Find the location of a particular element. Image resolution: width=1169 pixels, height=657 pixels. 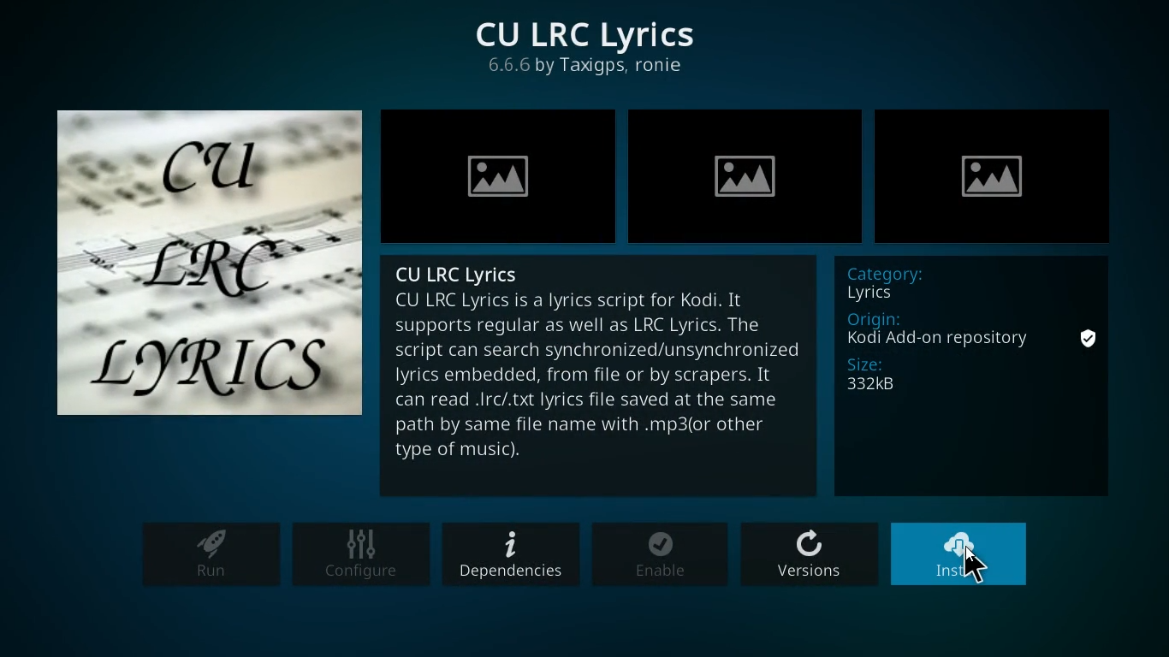

run is located at coordinates (209, 553).